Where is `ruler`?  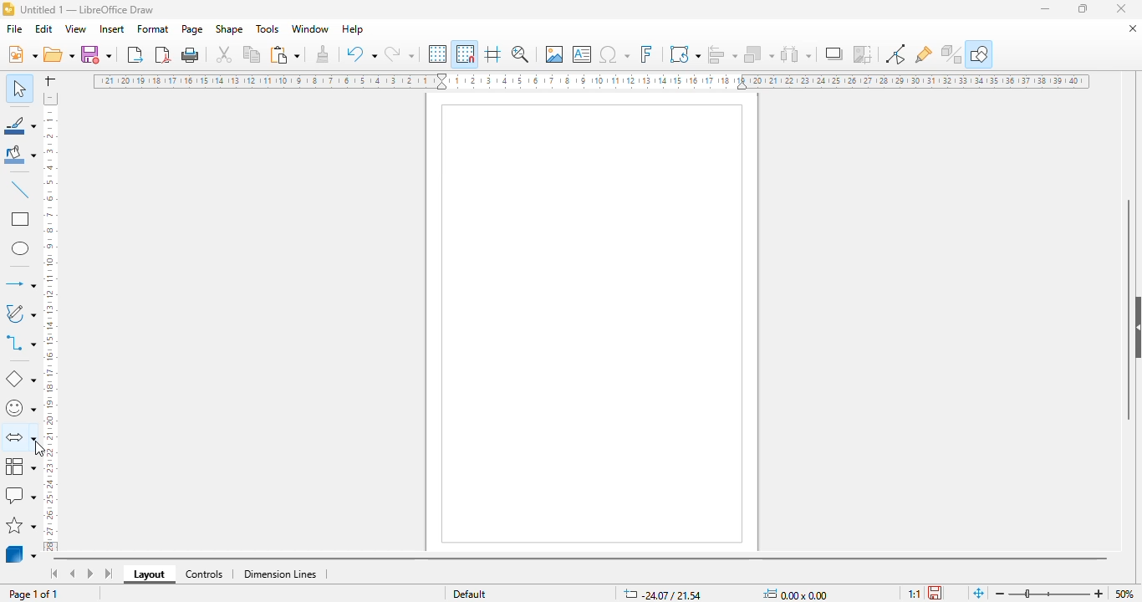
ruler is located at coordinates (49, 322).